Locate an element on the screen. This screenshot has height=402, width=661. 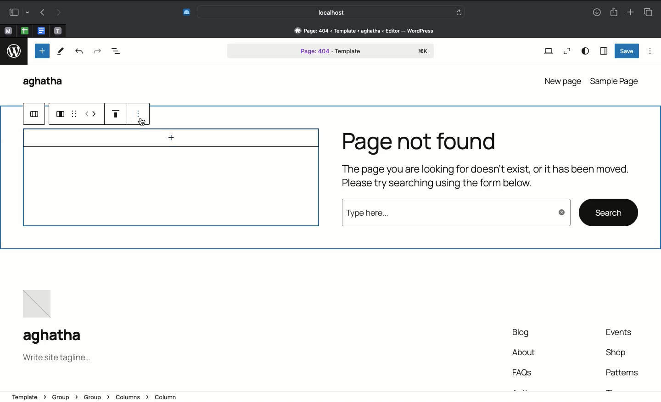
Tools is located at coordinates (60, 51).